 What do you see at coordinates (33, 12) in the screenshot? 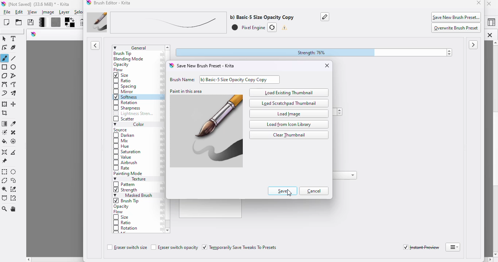
I see `view` at bounding box center [33, 12].